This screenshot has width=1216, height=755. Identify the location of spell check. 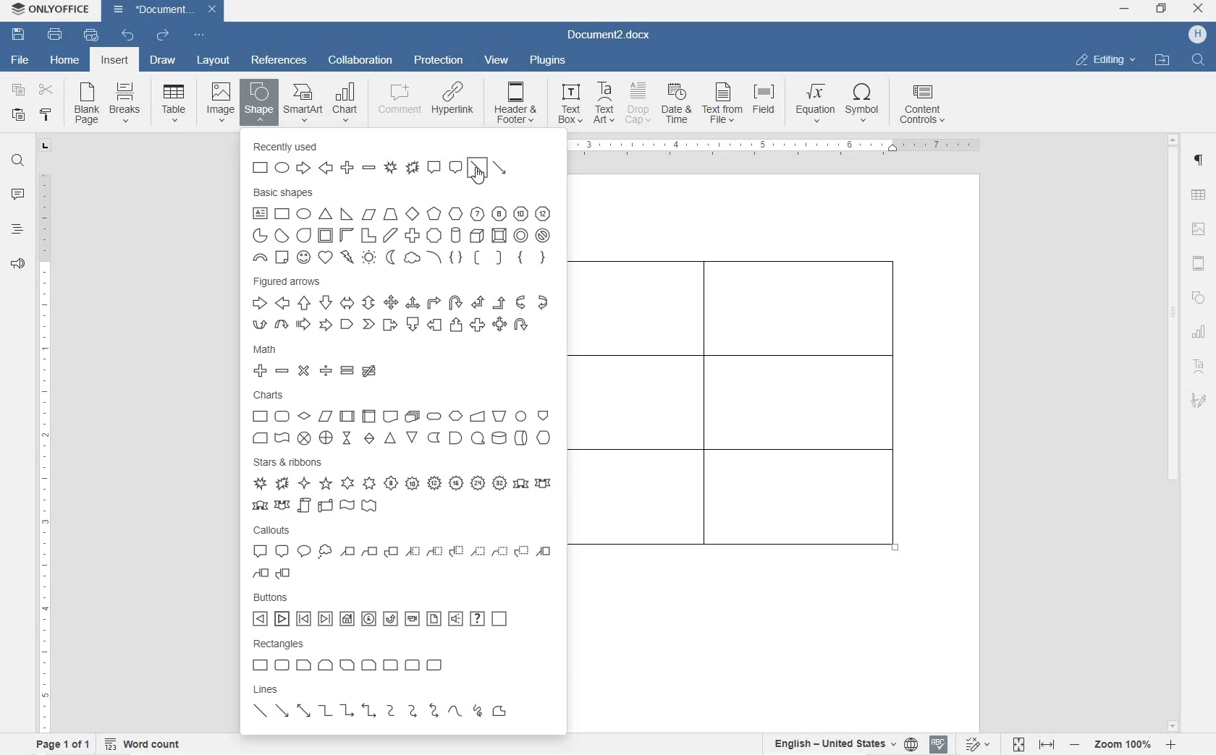
(939, 746).